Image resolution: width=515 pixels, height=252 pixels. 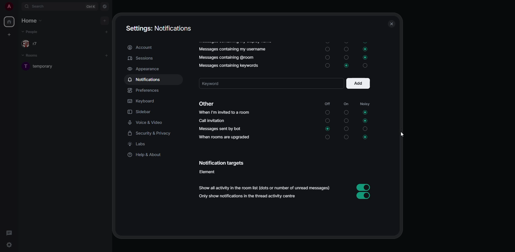 I want to click on show all activity in room list, so click(x=266, y=188).